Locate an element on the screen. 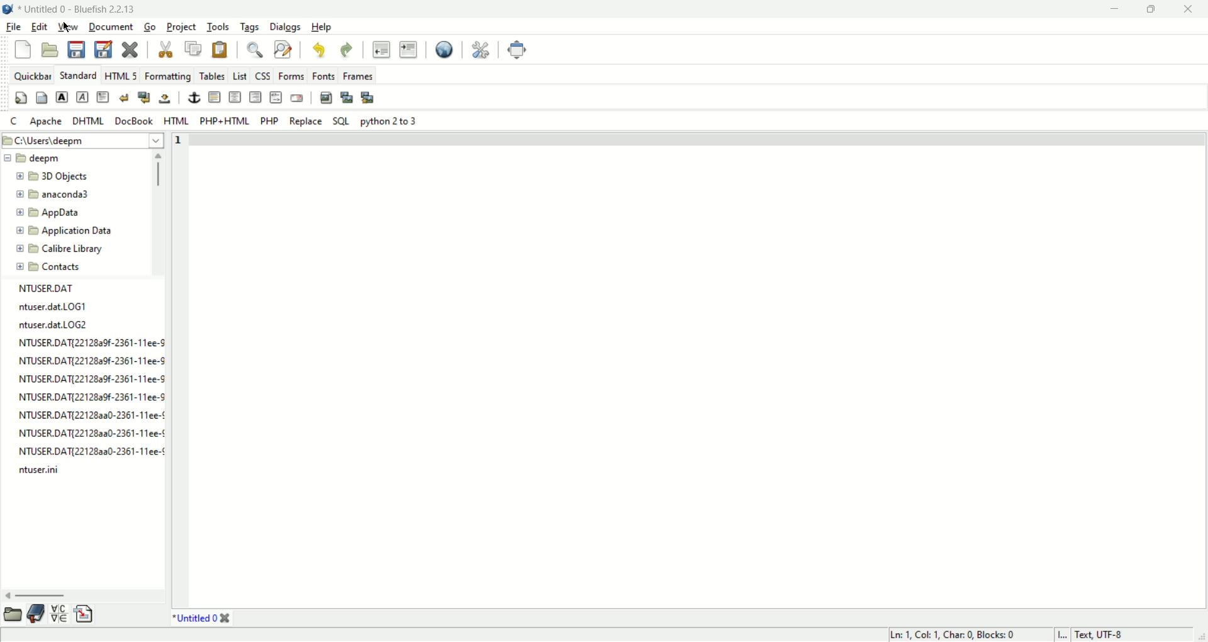 The image size is (1208, 642). NTUSER.DAT{221282a9f-2361-11ee-9 is located at coordinates (94, 396).